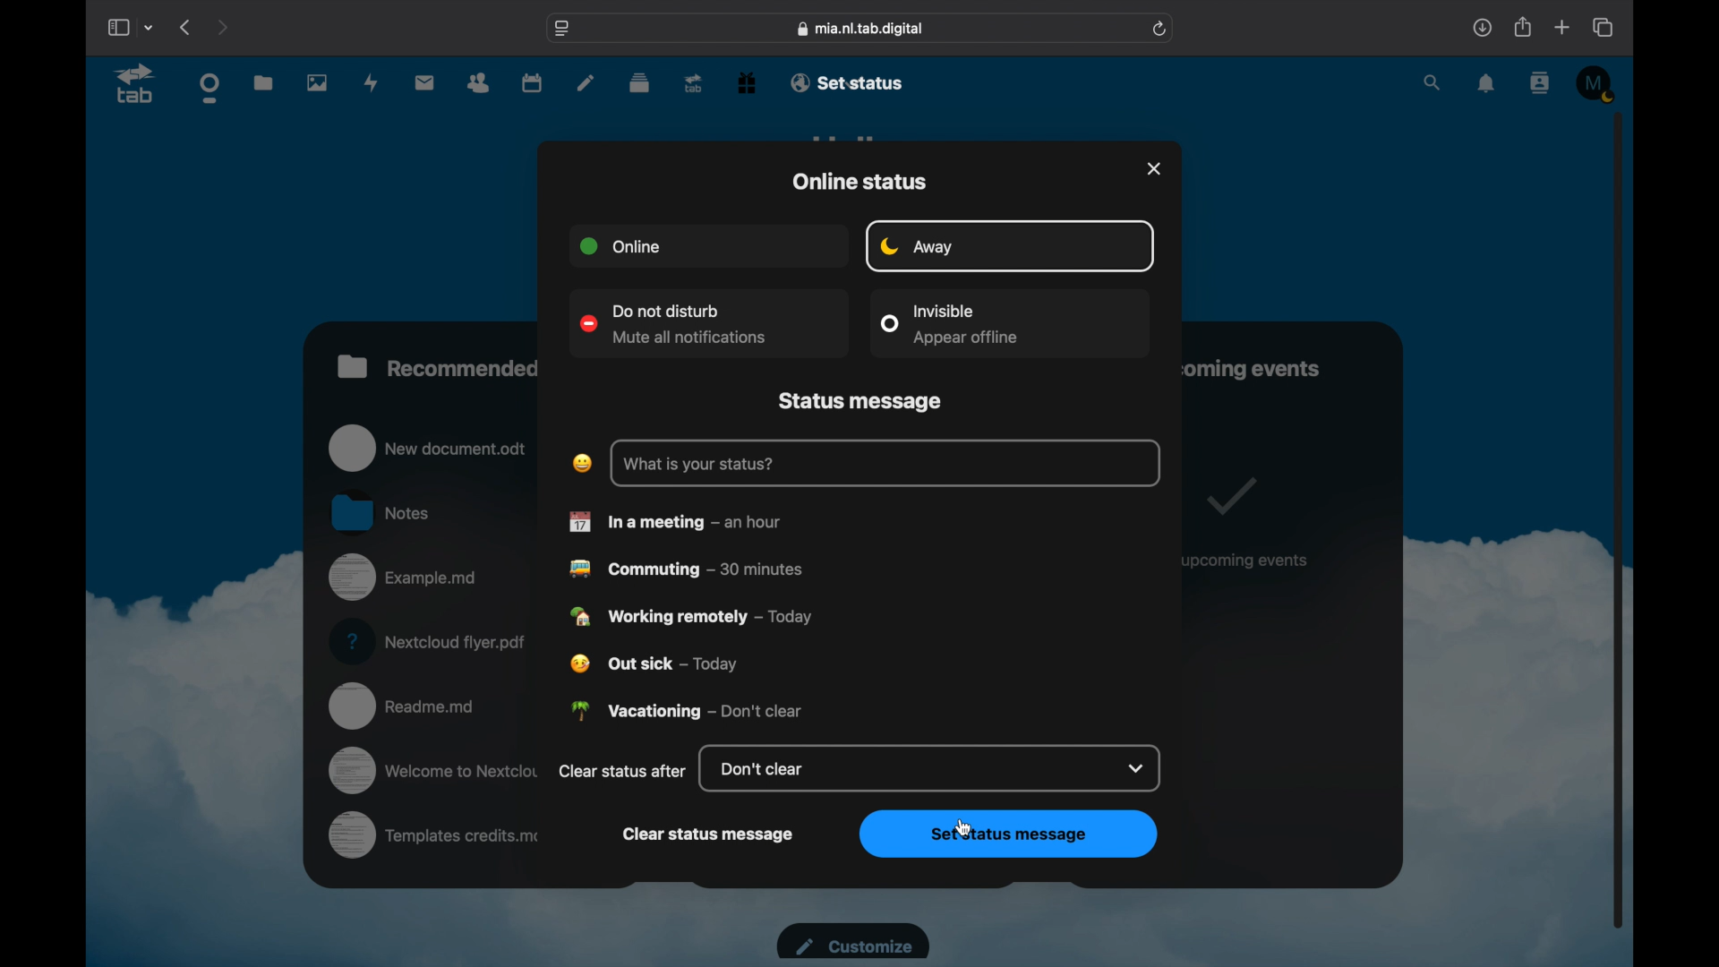 The image size is (1719, 967). Describe the element at coordinates (1228, 495) in the screenshot. I see `tick mark` at that location.